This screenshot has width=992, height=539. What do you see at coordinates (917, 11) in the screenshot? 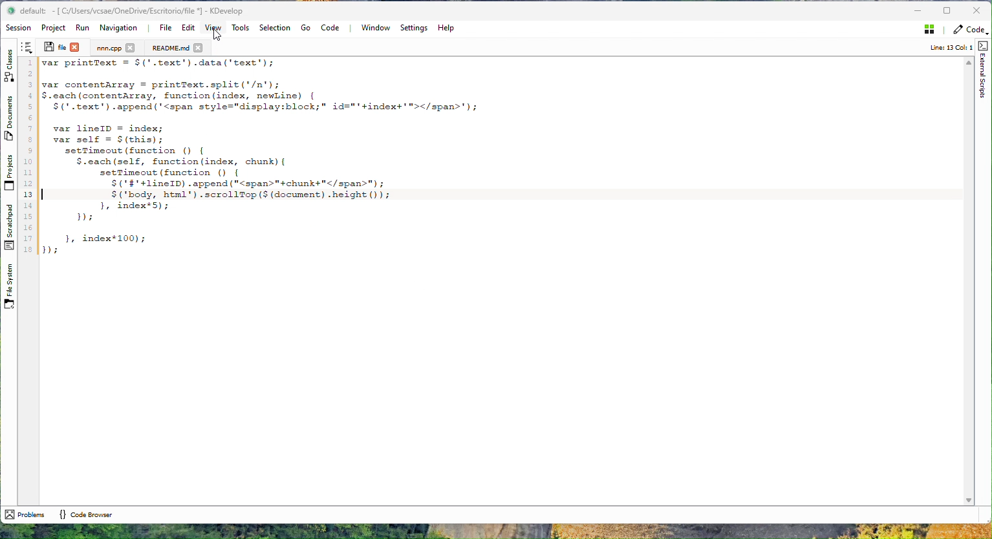
I see `Minimize` at bounding box center [917, 11].